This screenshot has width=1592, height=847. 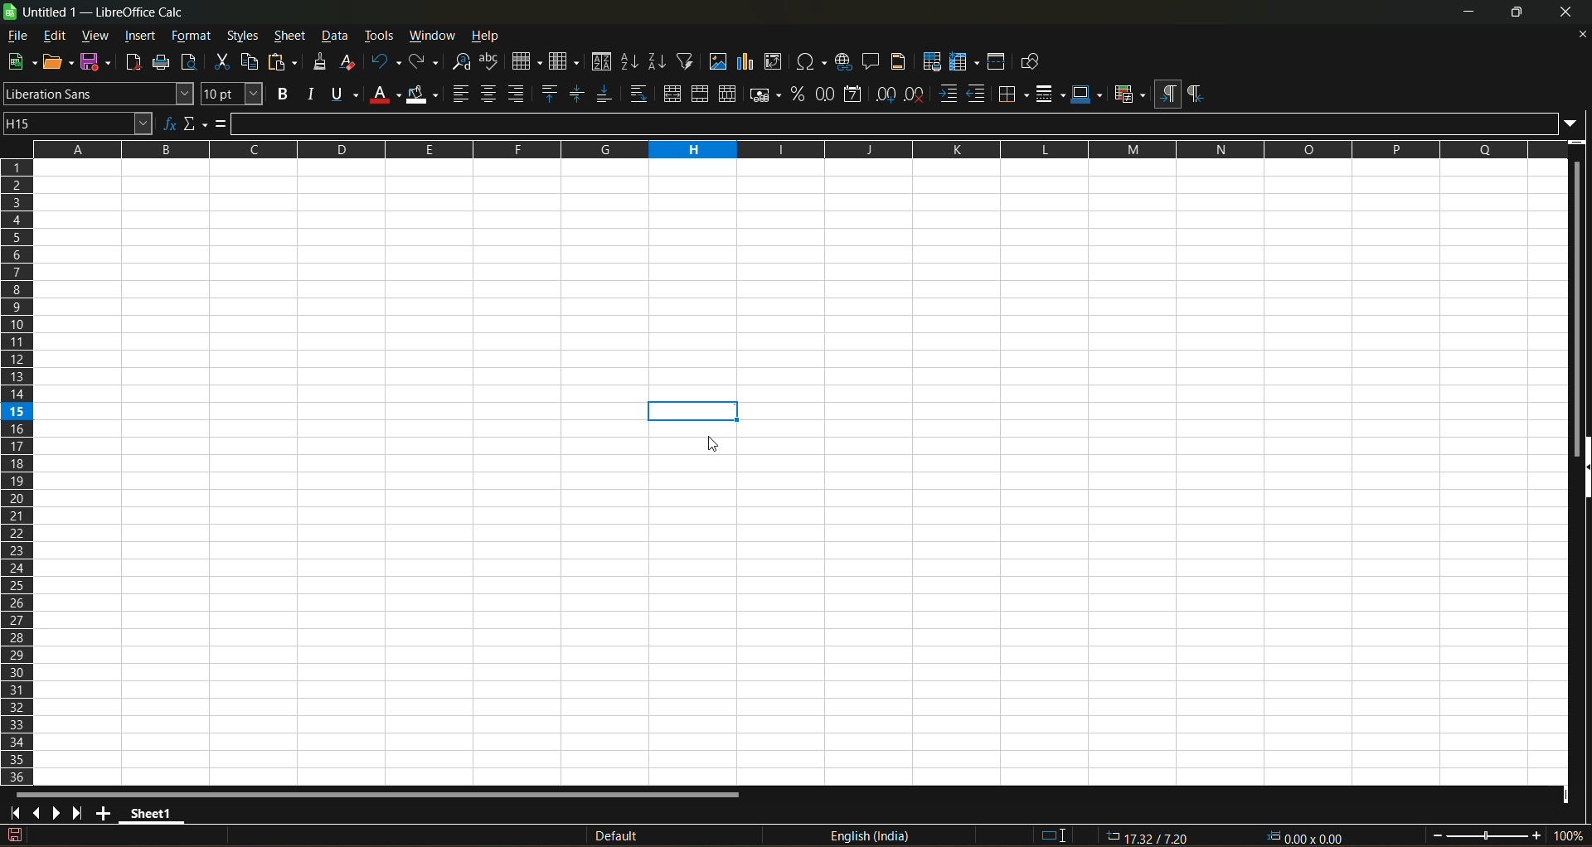 I want to click on border styles, so click(x=1049, y=94).